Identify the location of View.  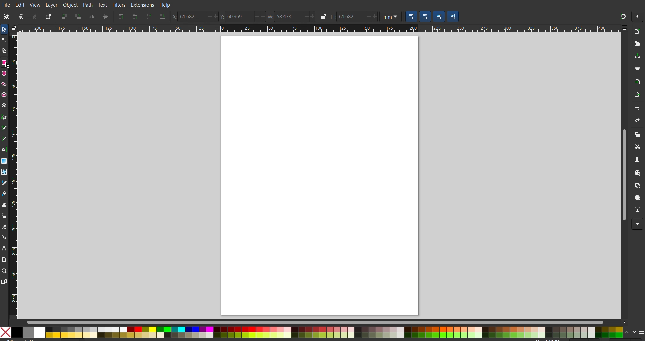
(36, 5).